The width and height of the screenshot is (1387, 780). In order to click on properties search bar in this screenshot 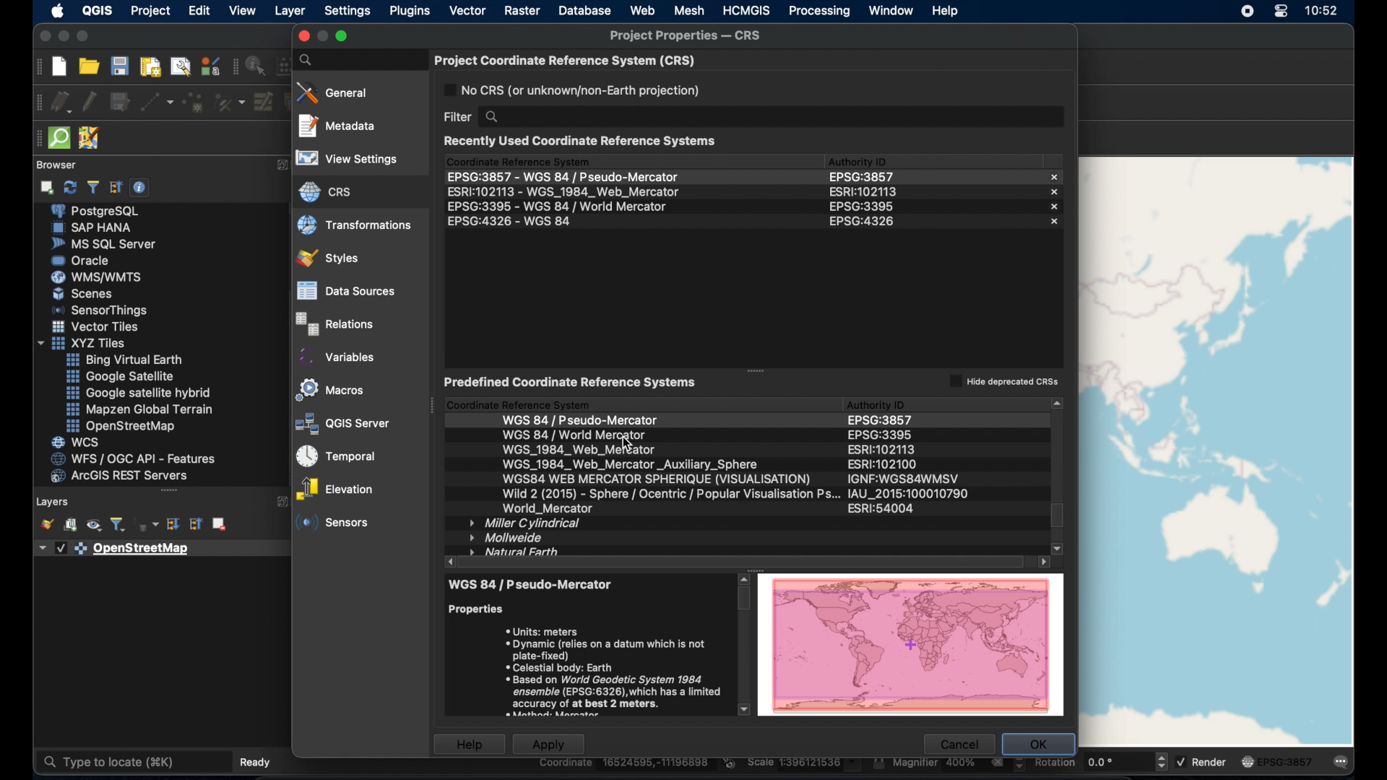, I will do `click(355, 60)`.